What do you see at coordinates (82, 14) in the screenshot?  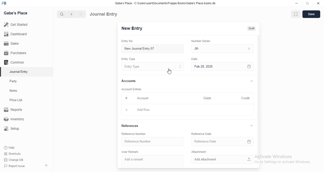 I see `forward` at bounding box center [82, 14].